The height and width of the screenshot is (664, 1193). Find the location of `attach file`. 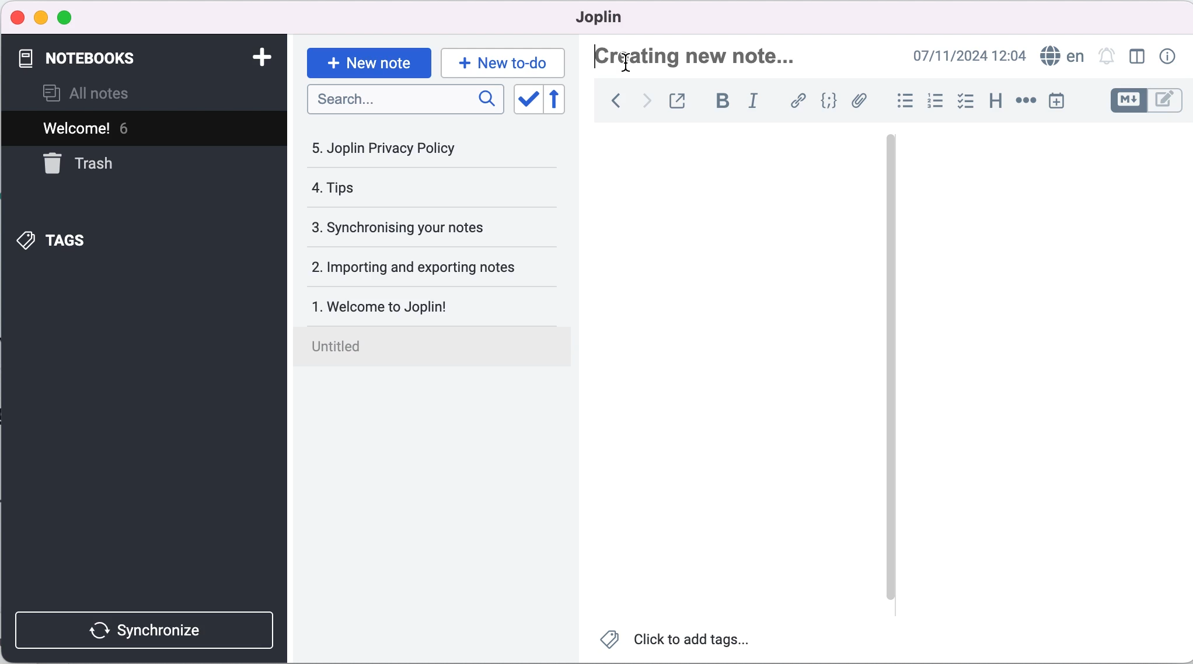

attach file is located at coordinates (860, 102).